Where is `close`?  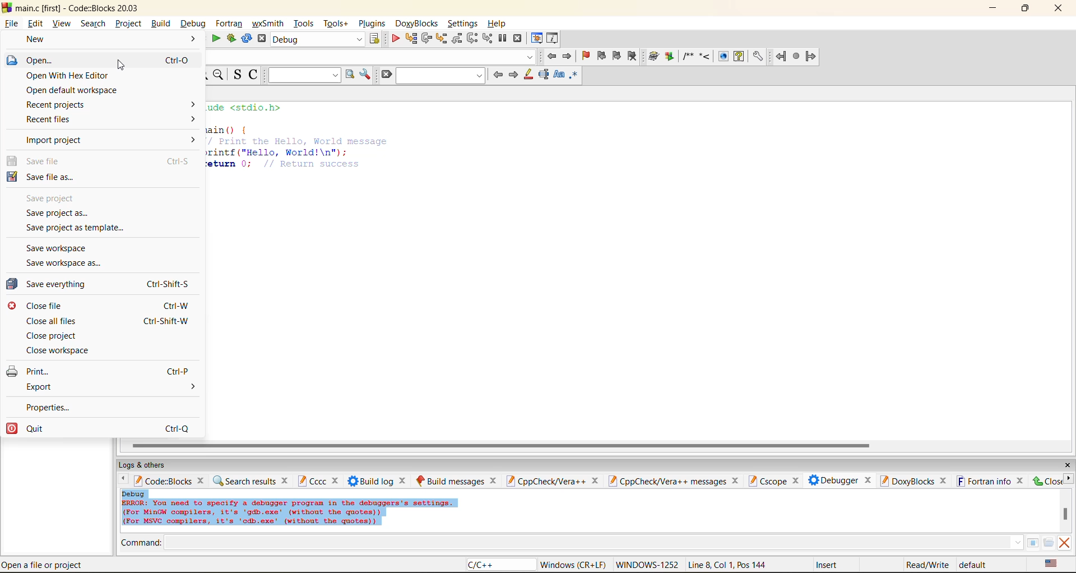
close is located at coordinates (595, 481).